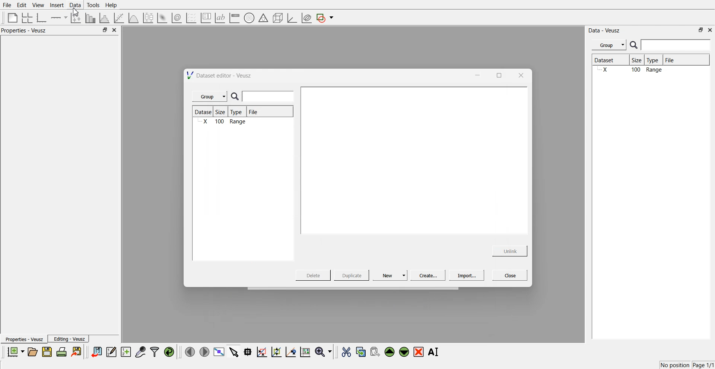  I want to click on Data - Veusz, so click(605, 31).